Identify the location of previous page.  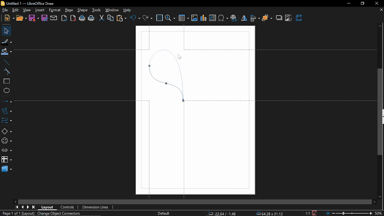
(22, 207).